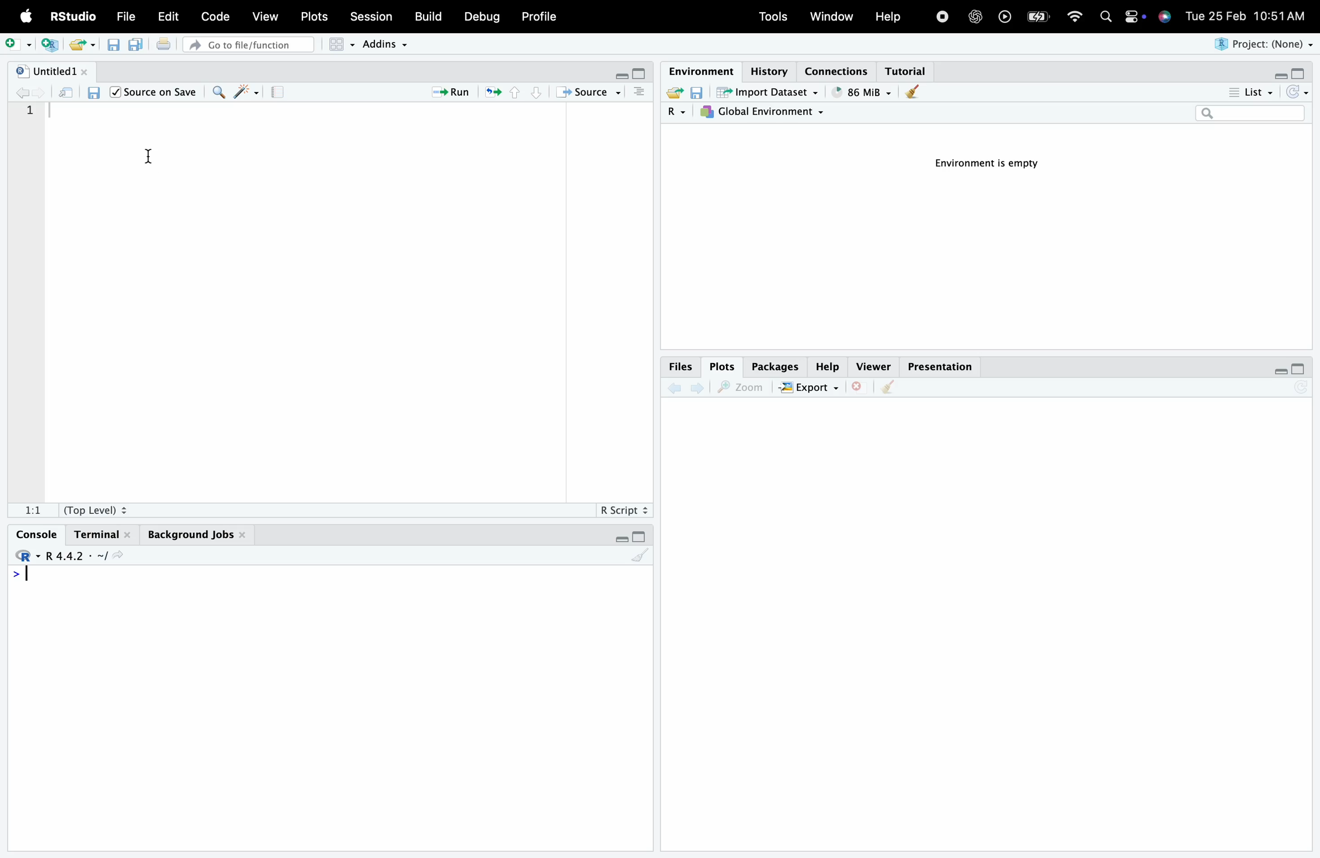 The width and height of the screenshot is (1320, 858). I want to click on play, so click(1005, 16).